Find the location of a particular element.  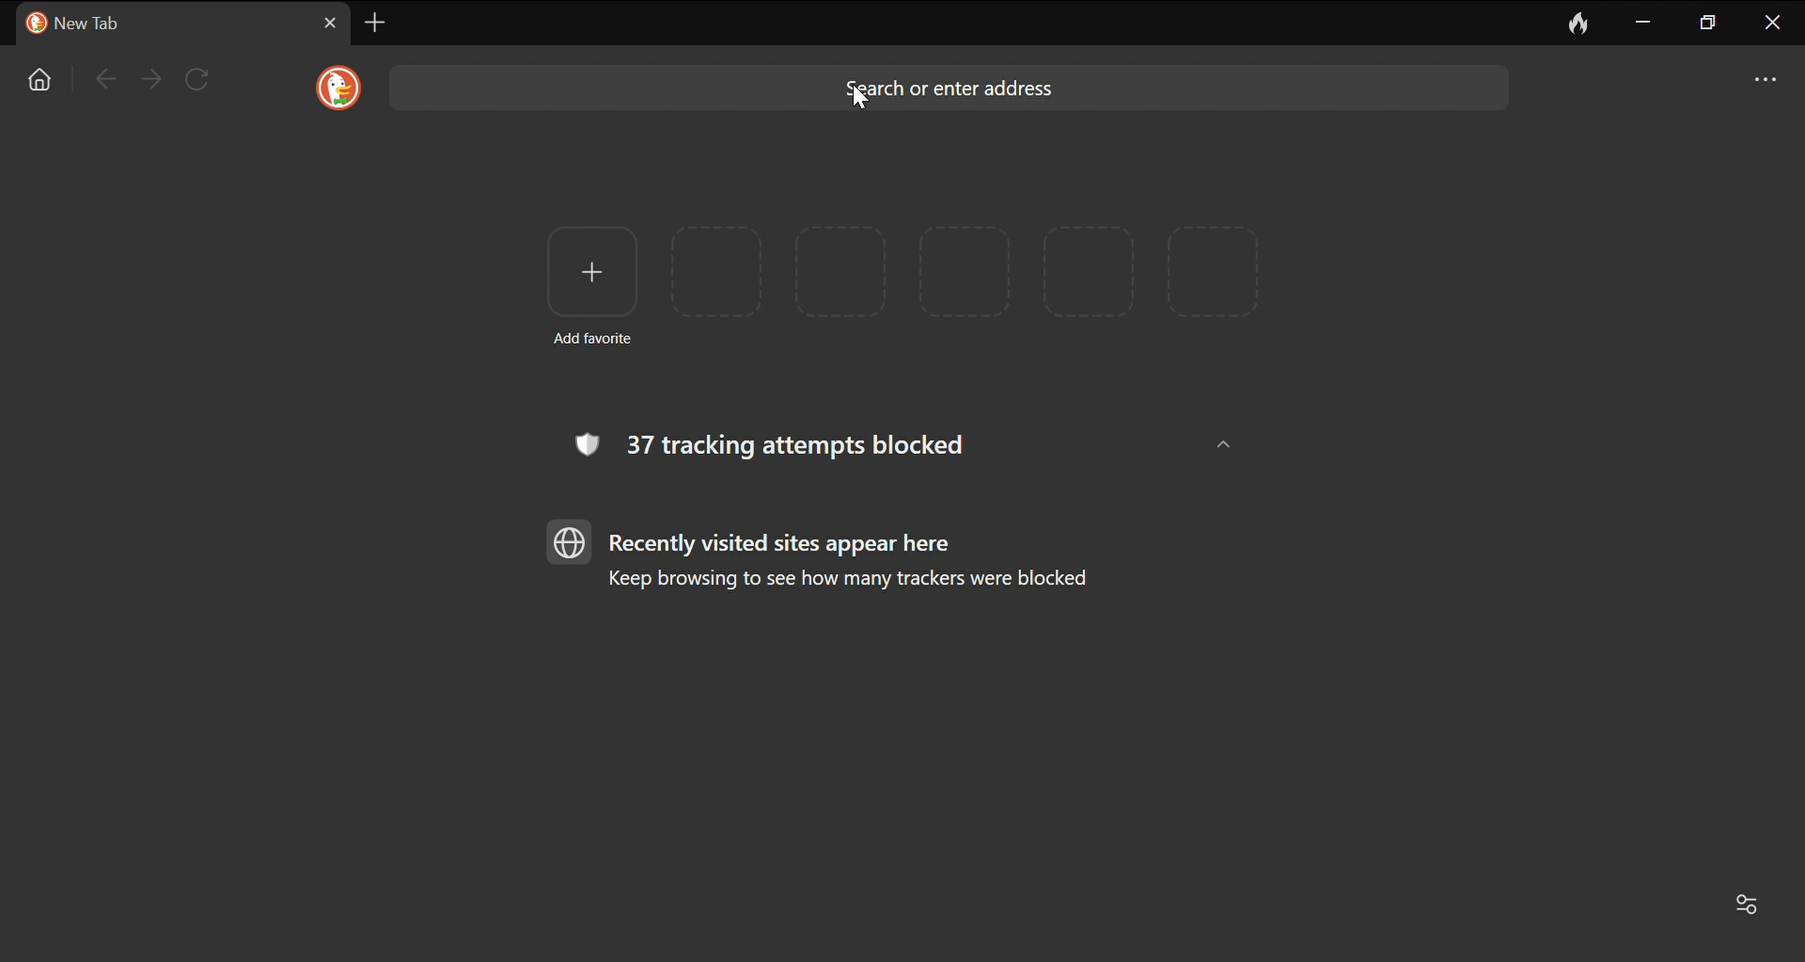

Minimize is located at coordinates (1644, 21).